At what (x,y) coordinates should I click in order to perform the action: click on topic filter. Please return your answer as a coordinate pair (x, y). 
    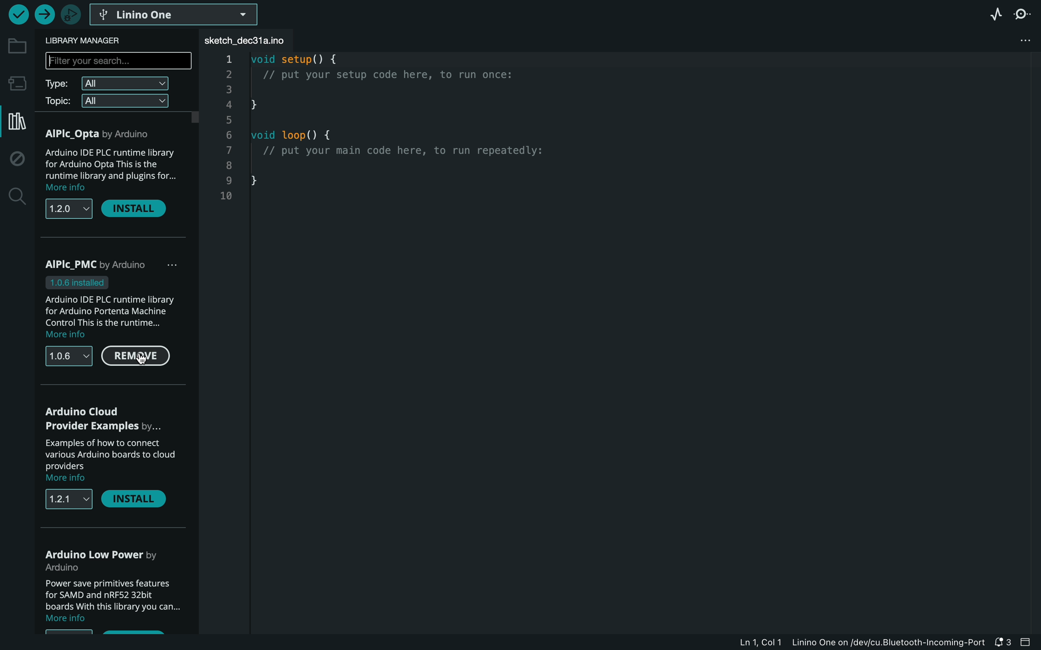
    Looking at the image, I should click on (107, 101).